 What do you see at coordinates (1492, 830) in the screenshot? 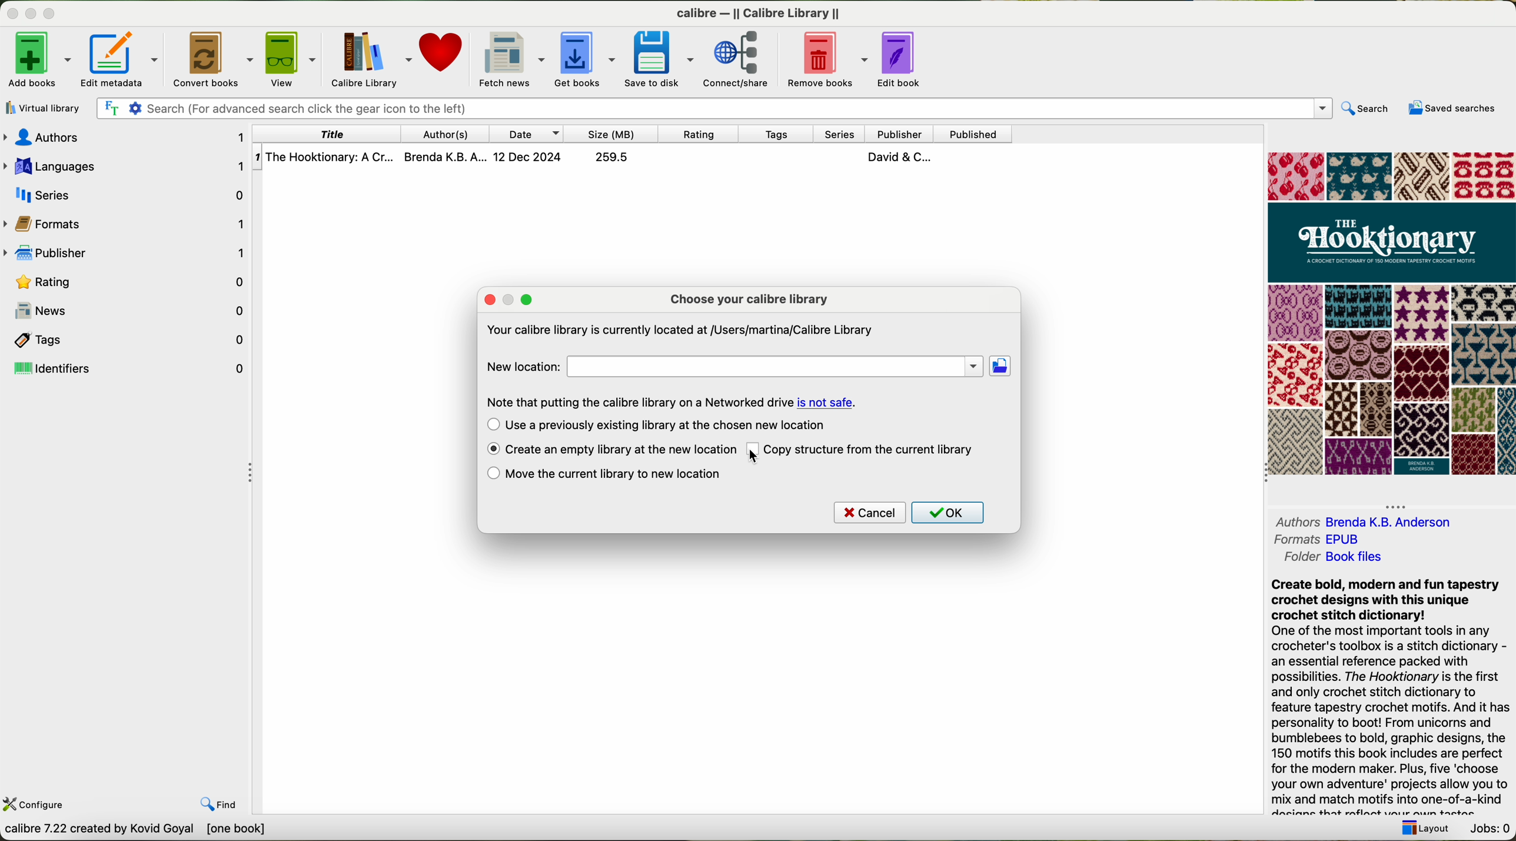
I see `jobs: 0` at bounding box center [1492, 830].